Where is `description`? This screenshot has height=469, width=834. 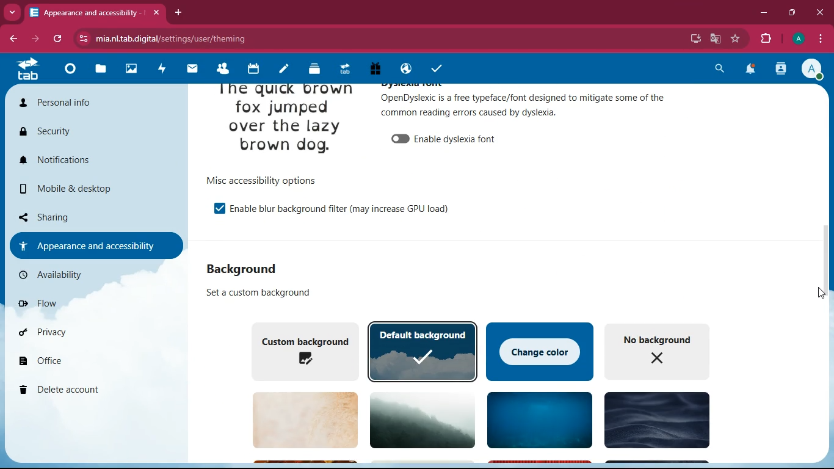 description is located at coordinates (524, 104).